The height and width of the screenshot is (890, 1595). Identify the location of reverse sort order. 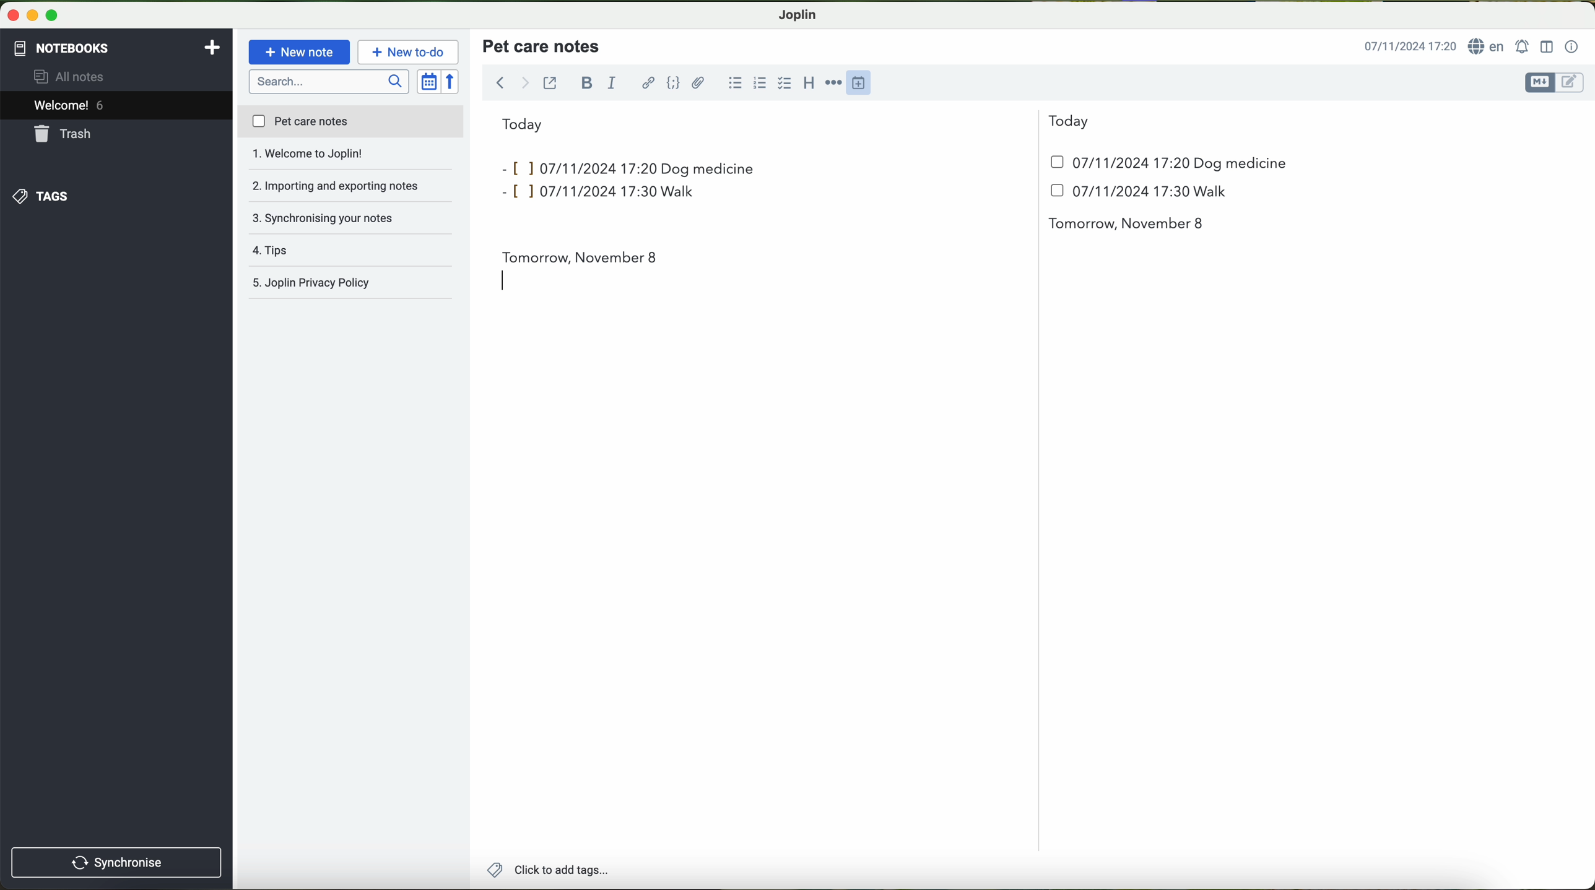
(454, 82).